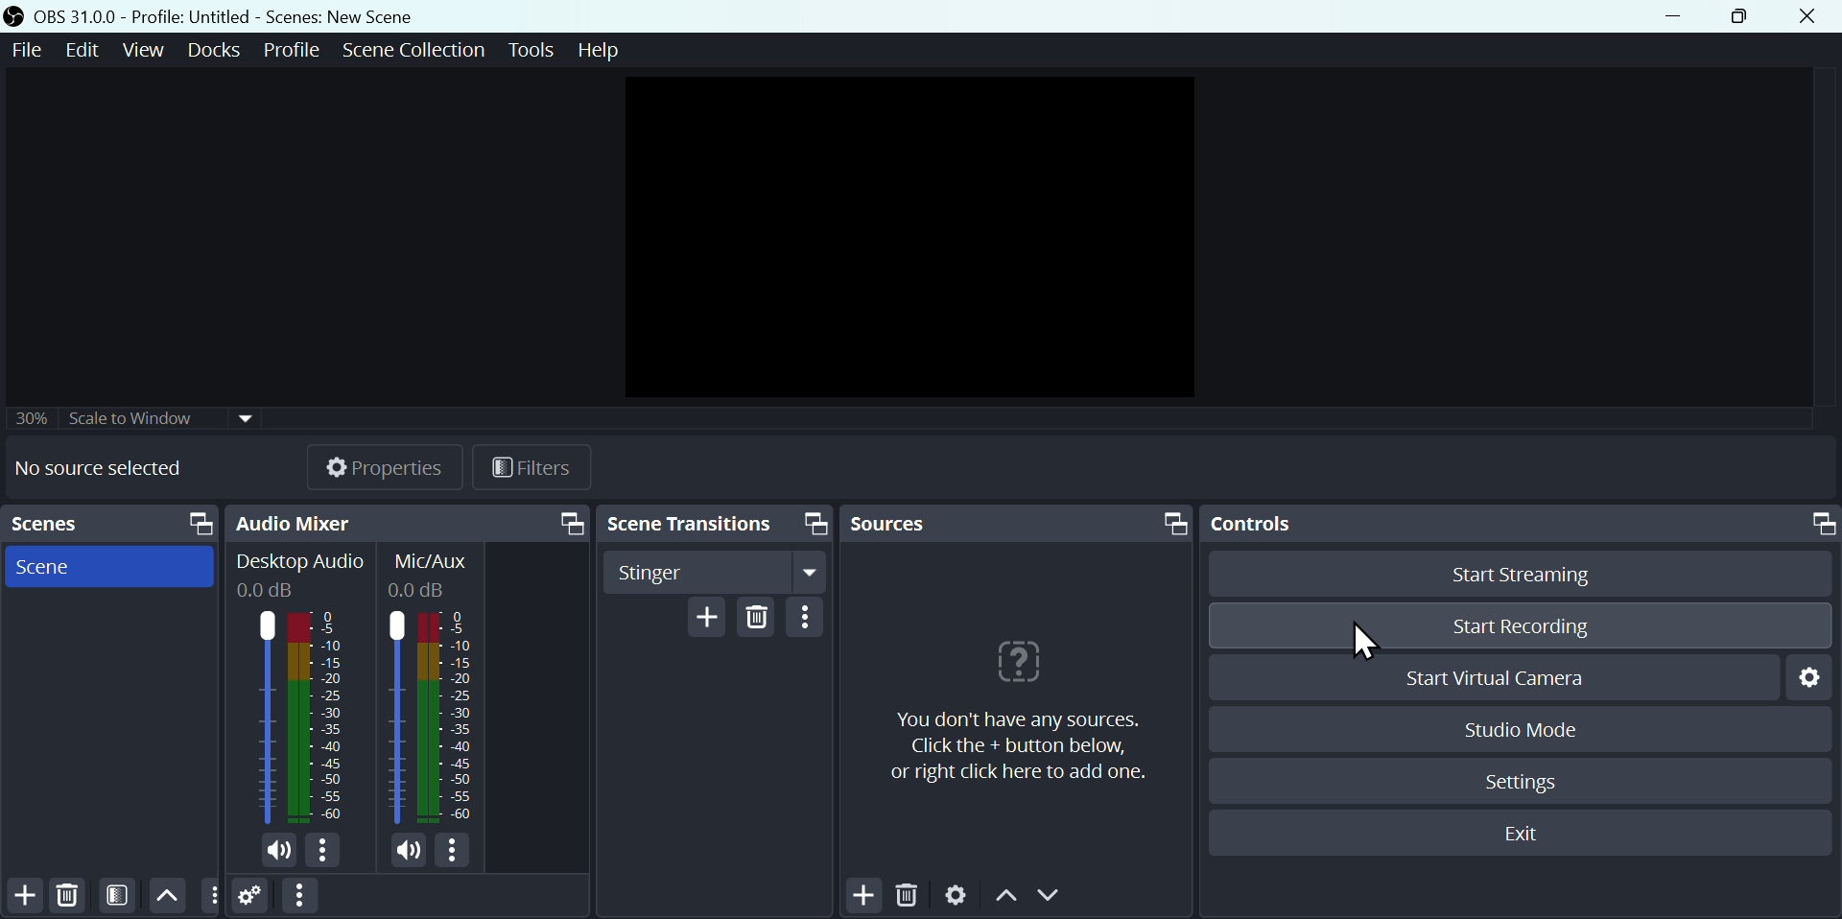 The height and width of the screenshot is (919, 1842). I want to click on Add, so click(863, 897).